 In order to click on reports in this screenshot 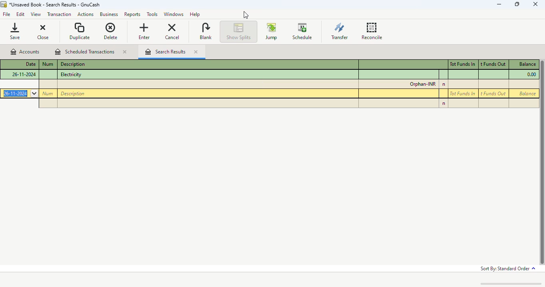, I will do `click(130, 15)`.